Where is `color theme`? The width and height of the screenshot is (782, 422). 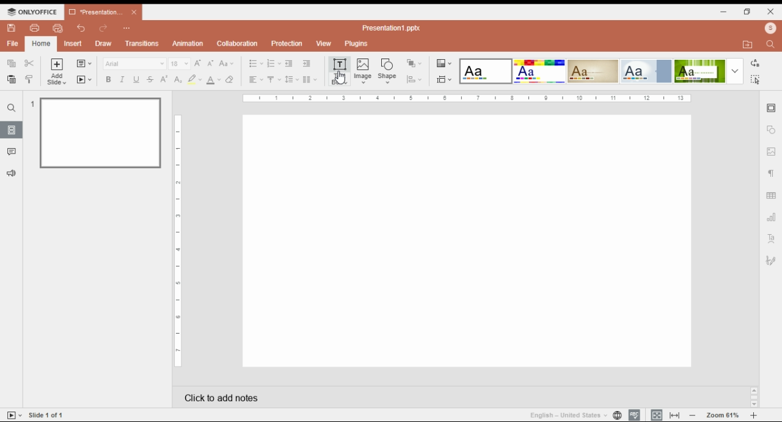 color theme is located at coordinates (593, 71).